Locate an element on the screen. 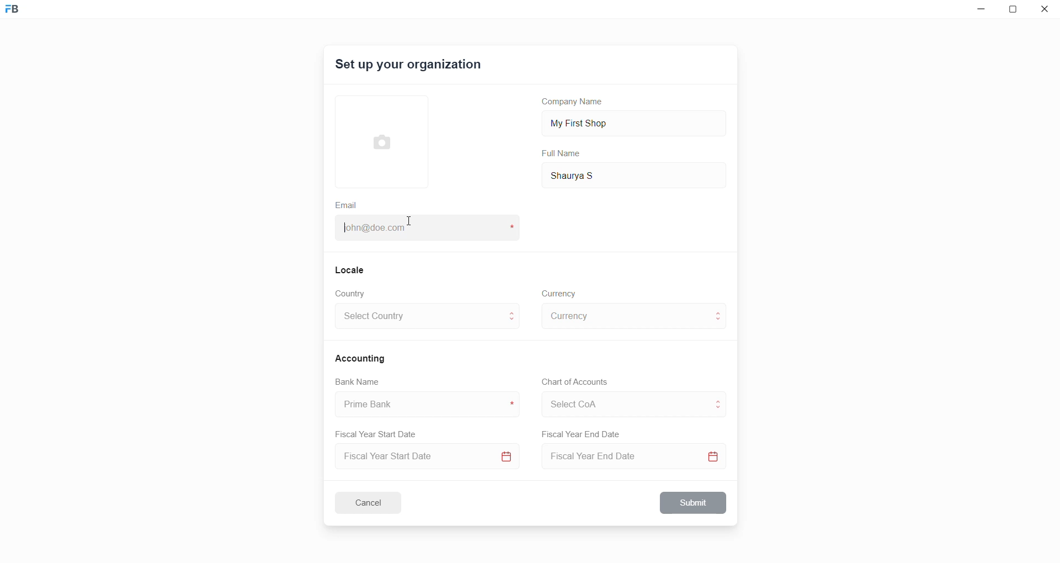 This screenshot has width=1060, height=563. My First Shop is located at coordinates (596, 122).